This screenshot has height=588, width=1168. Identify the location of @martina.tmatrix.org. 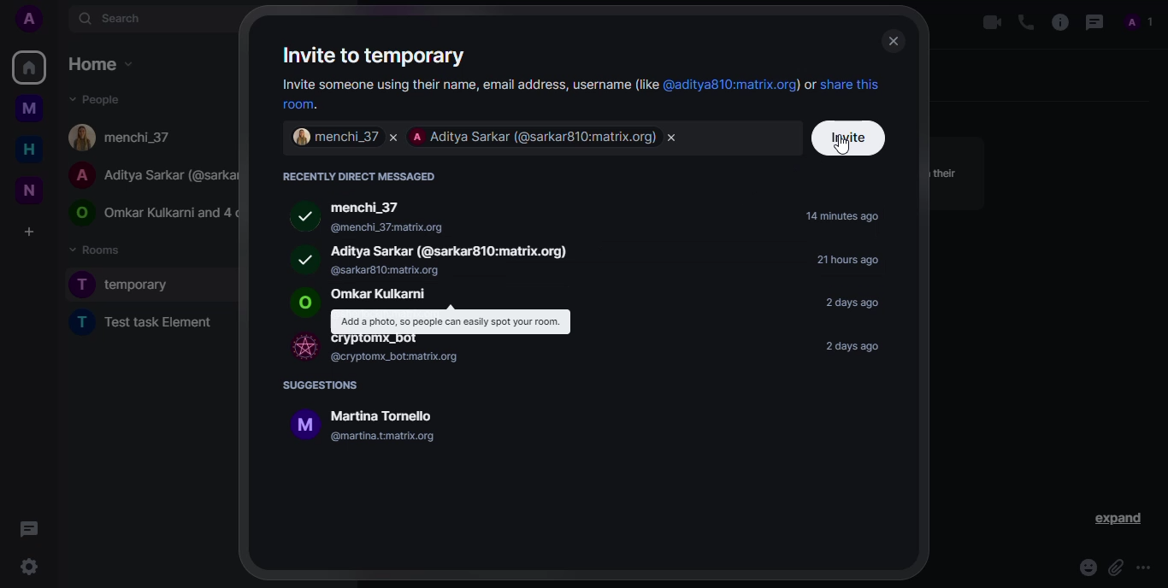
(384, 436).